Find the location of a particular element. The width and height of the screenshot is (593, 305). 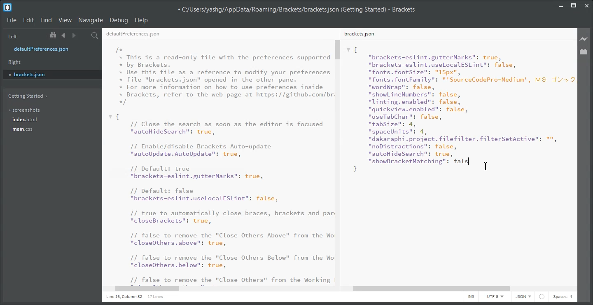

defaultPreferences.json is located at coordinates (133, 34).